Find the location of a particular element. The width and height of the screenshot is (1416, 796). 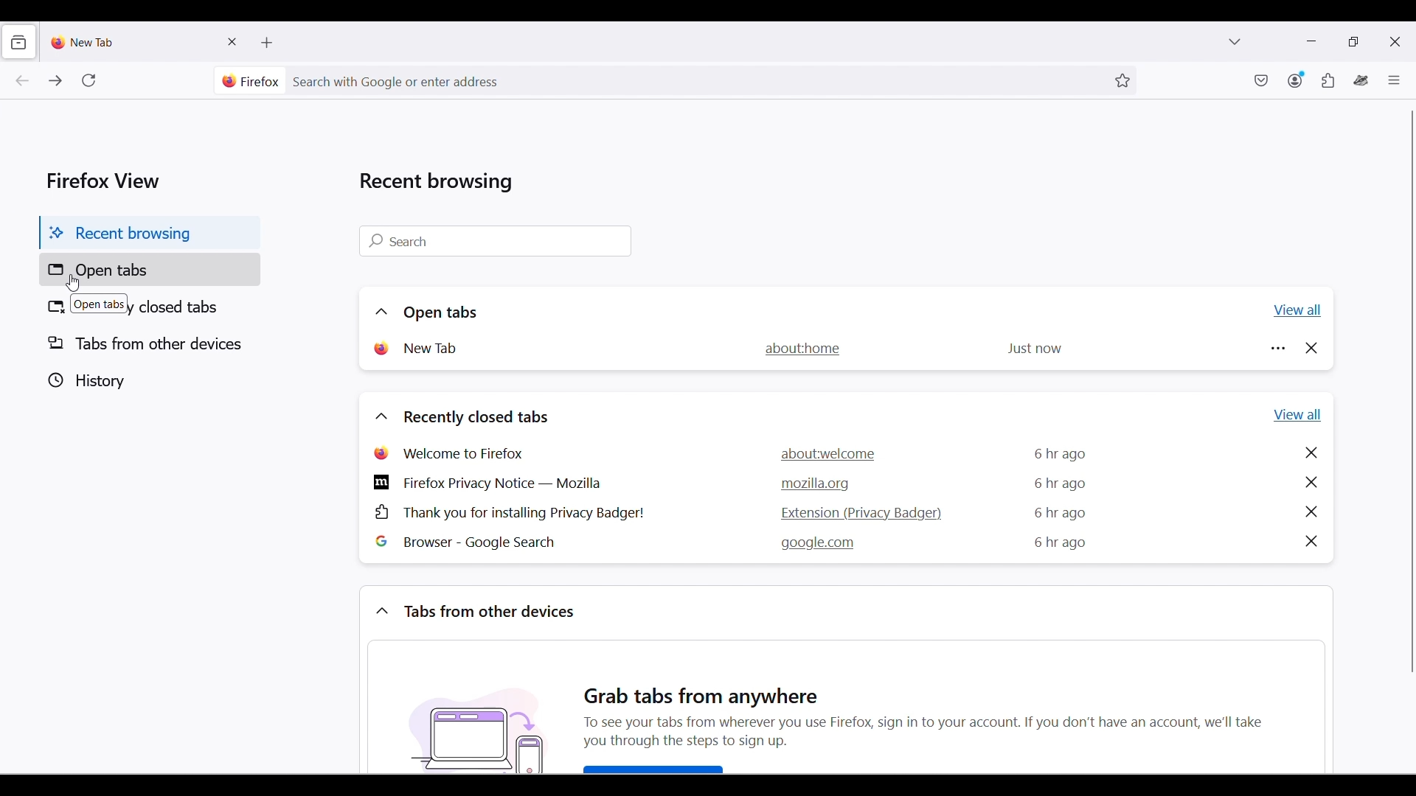

Show browser in a smaller tab is located at coordinates (1353, 41).